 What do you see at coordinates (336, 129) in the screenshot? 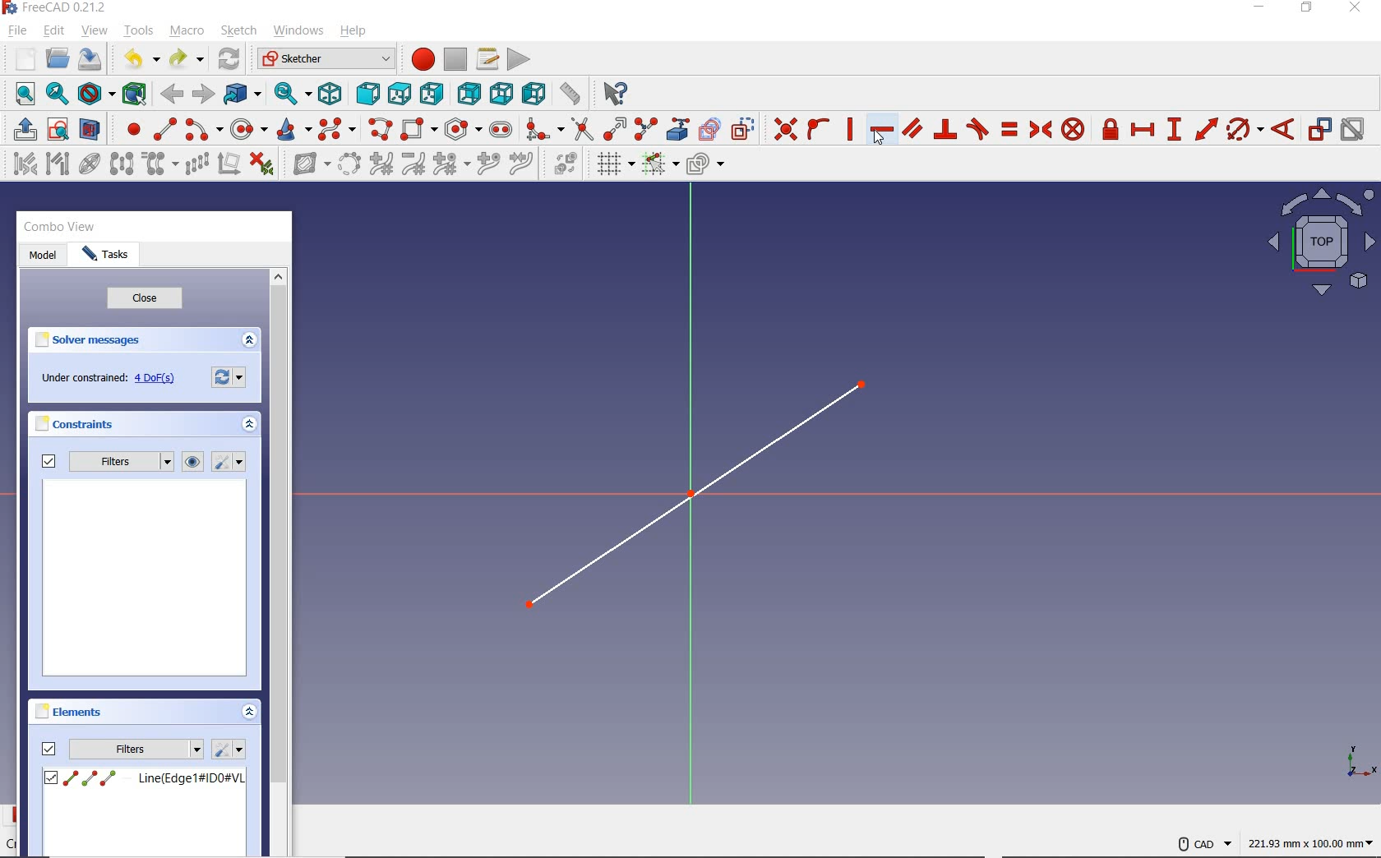
I see `CREATE B-SPLINE` at bounding box center [336, 129].